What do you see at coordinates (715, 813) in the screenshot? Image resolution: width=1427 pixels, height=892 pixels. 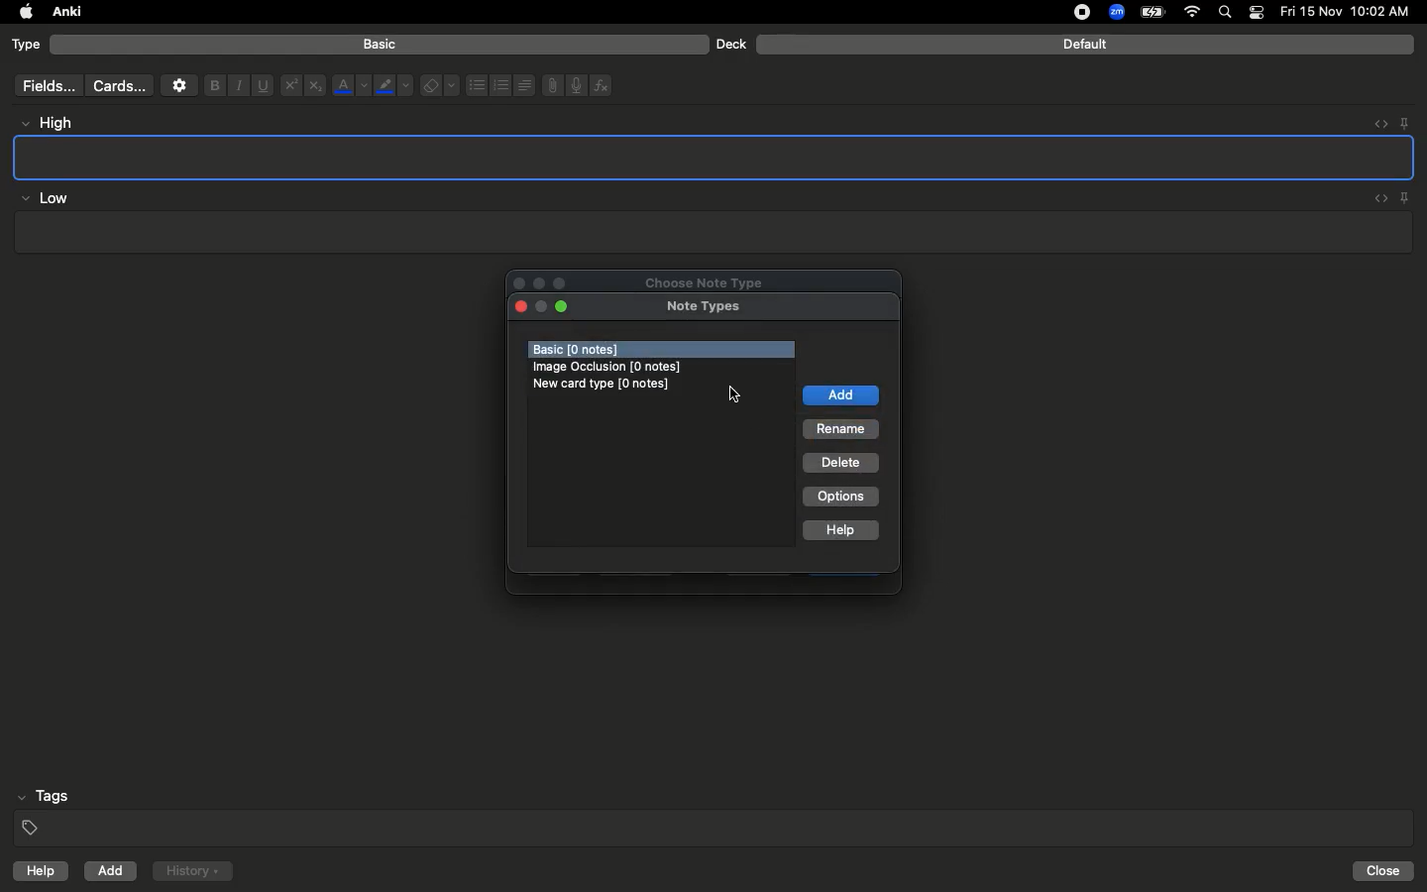 I see `Tags` at bounding box center [715, 813].